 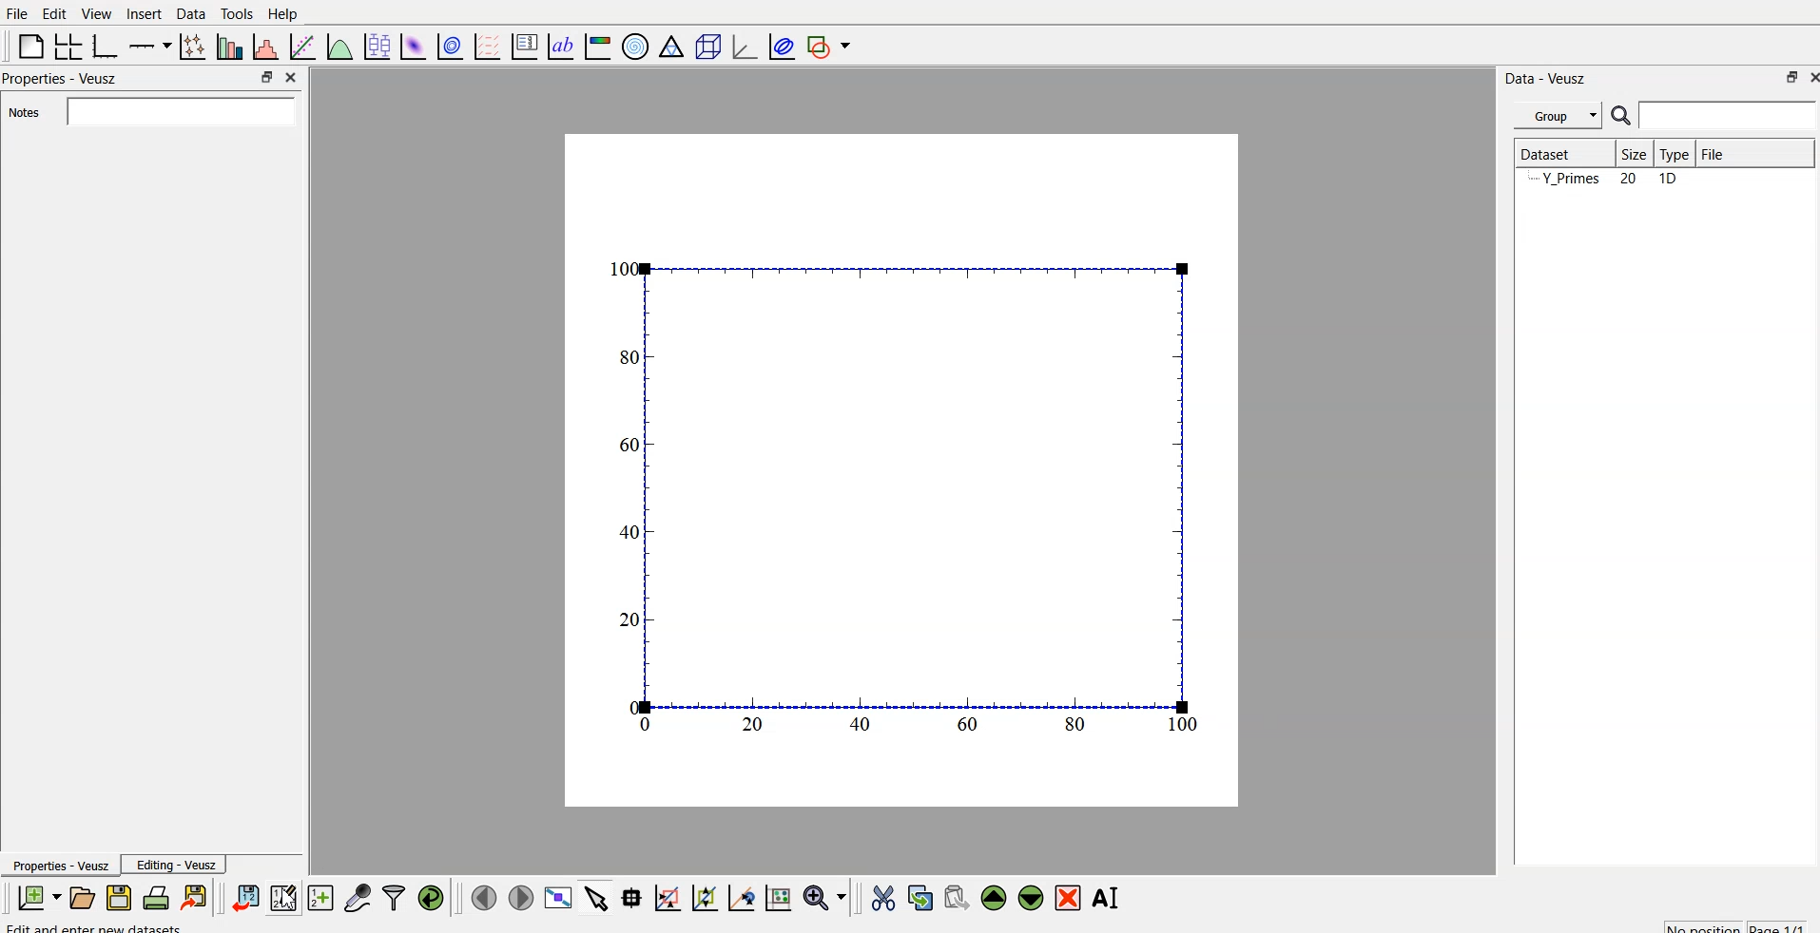 What do you see at coordinates (519, 897) in the screenshot?
I see `move to the next page` at bounding box center [519, 897].